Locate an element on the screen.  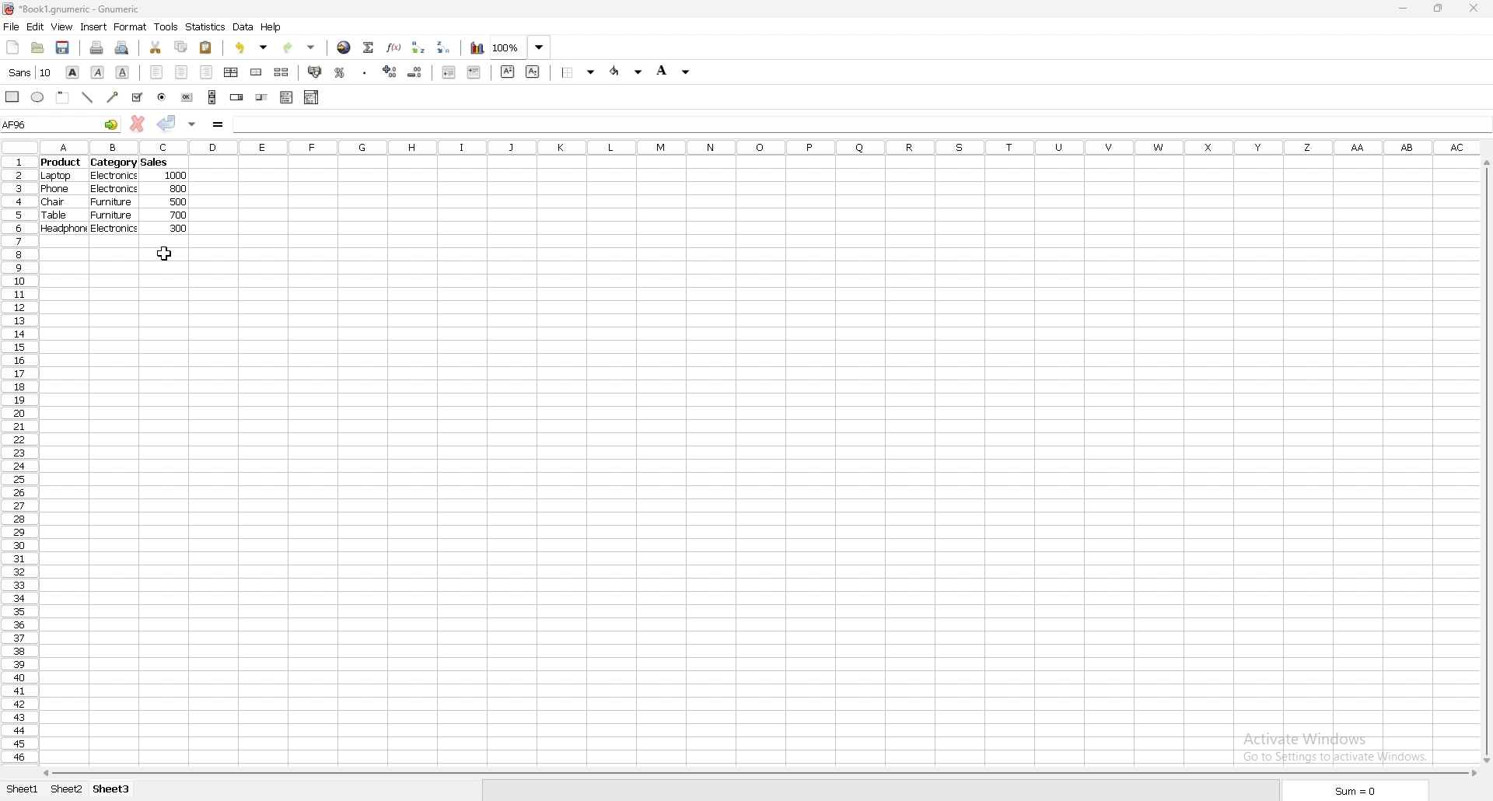
undo is located at coordinates (251, 47).